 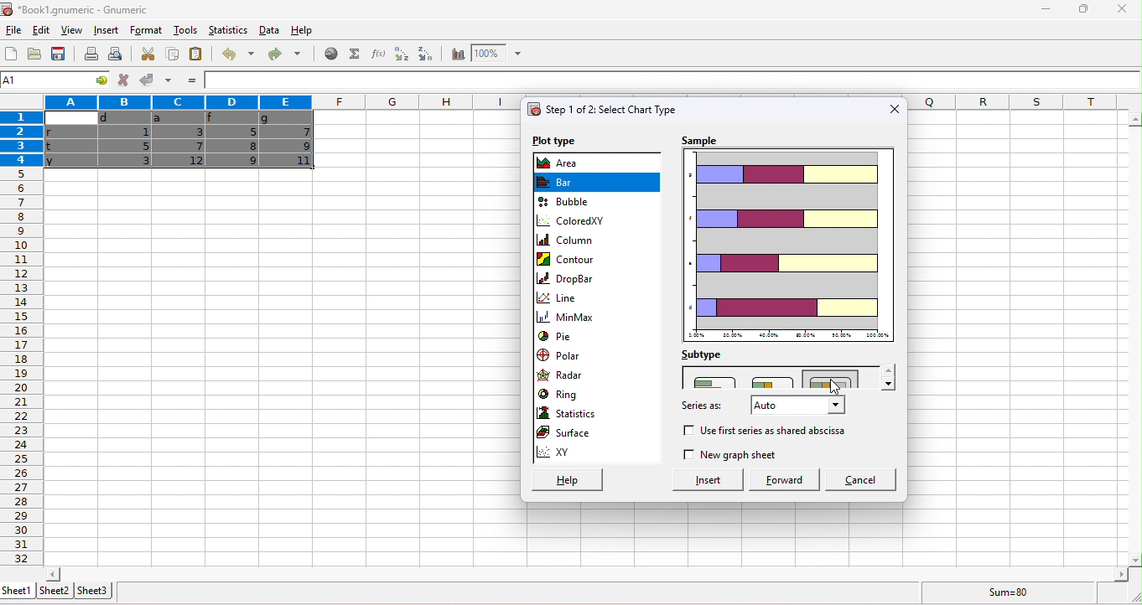 I want to click on bar, so click(x=568, y=181).